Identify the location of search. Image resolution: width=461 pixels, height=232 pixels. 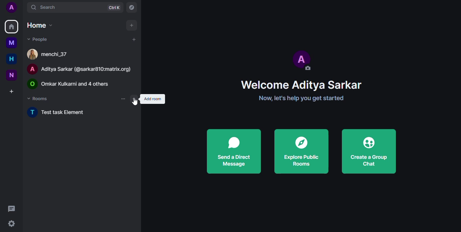
(45, 8).